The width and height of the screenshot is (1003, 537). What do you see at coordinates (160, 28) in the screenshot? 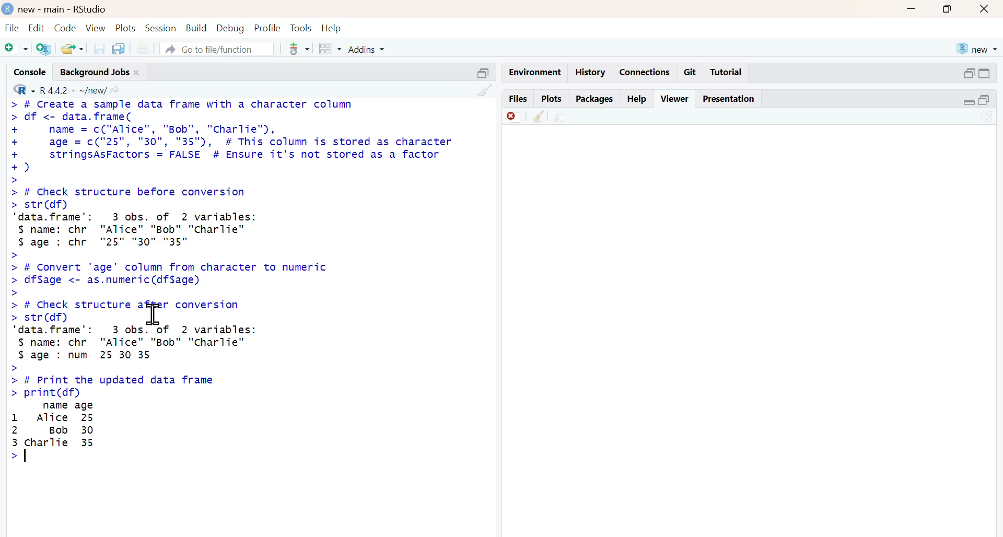
I see `session` at bounding box center [160, 28].